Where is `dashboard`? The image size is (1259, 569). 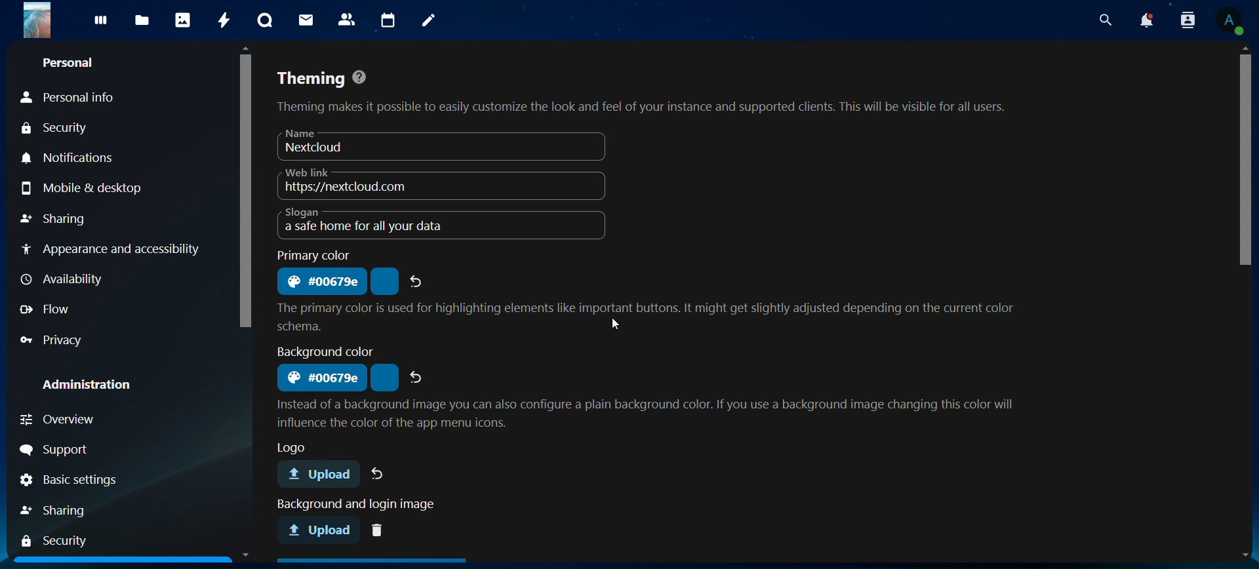
dashboard is located at coordinates (101, 24).